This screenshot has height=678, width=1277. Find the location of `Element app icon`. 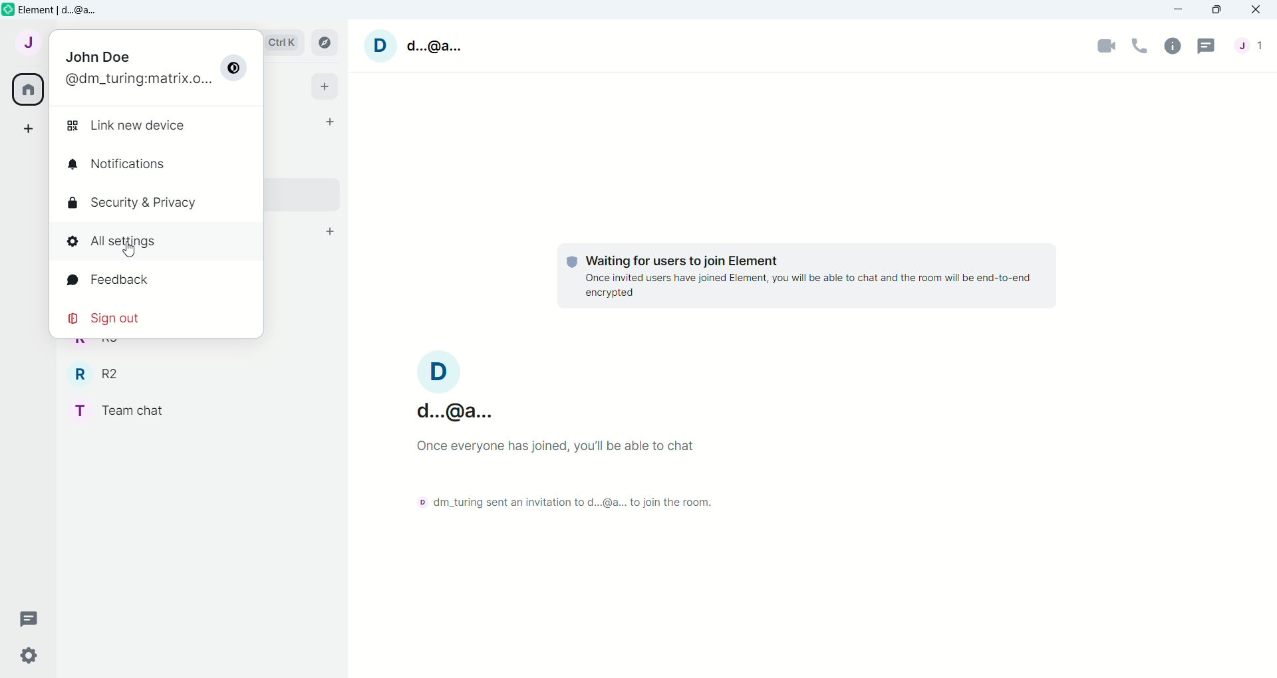

Element app icon is located at coordinates (8, 10).